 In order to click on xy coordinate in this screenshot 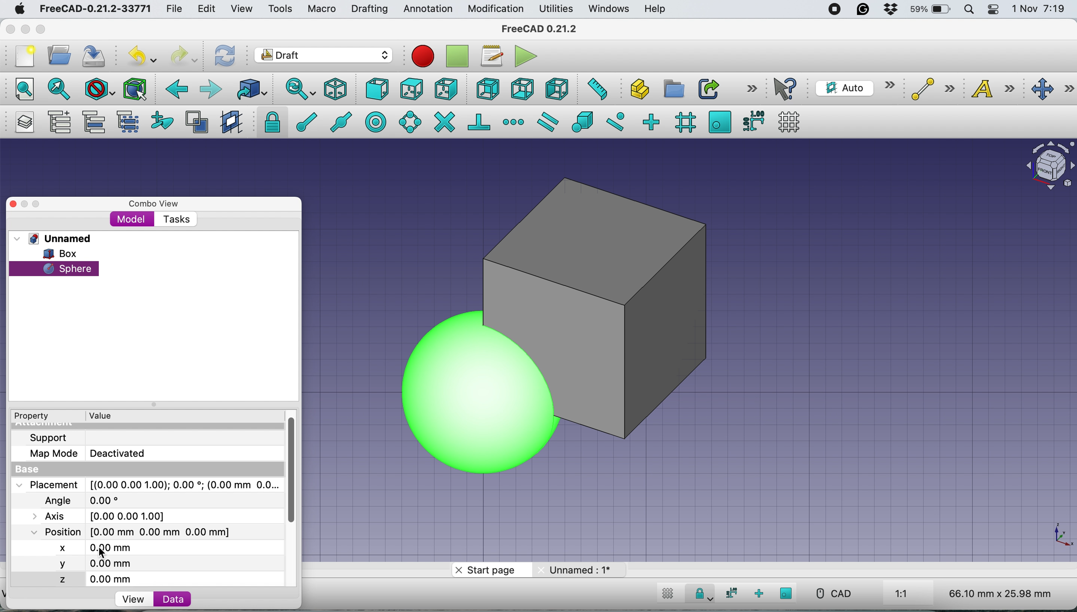, I will do `click(1053, 535)`.